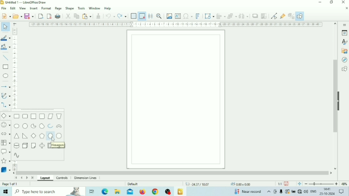 This screenshot has width=349, height=196. What do you see at coordinates (244, 16) in the screenshot?
I see `Select at least three objects to distribute` at bounding box center [244, 16].